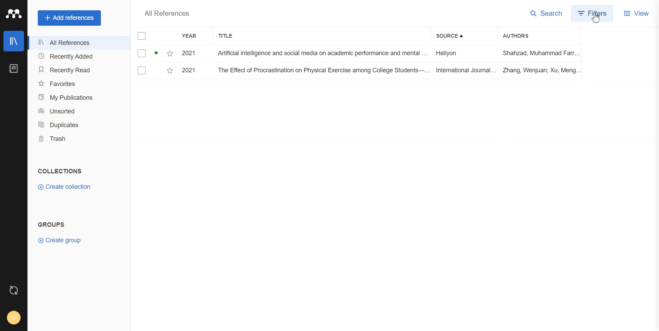  I want to click on Recently Read, so click(74, 69).